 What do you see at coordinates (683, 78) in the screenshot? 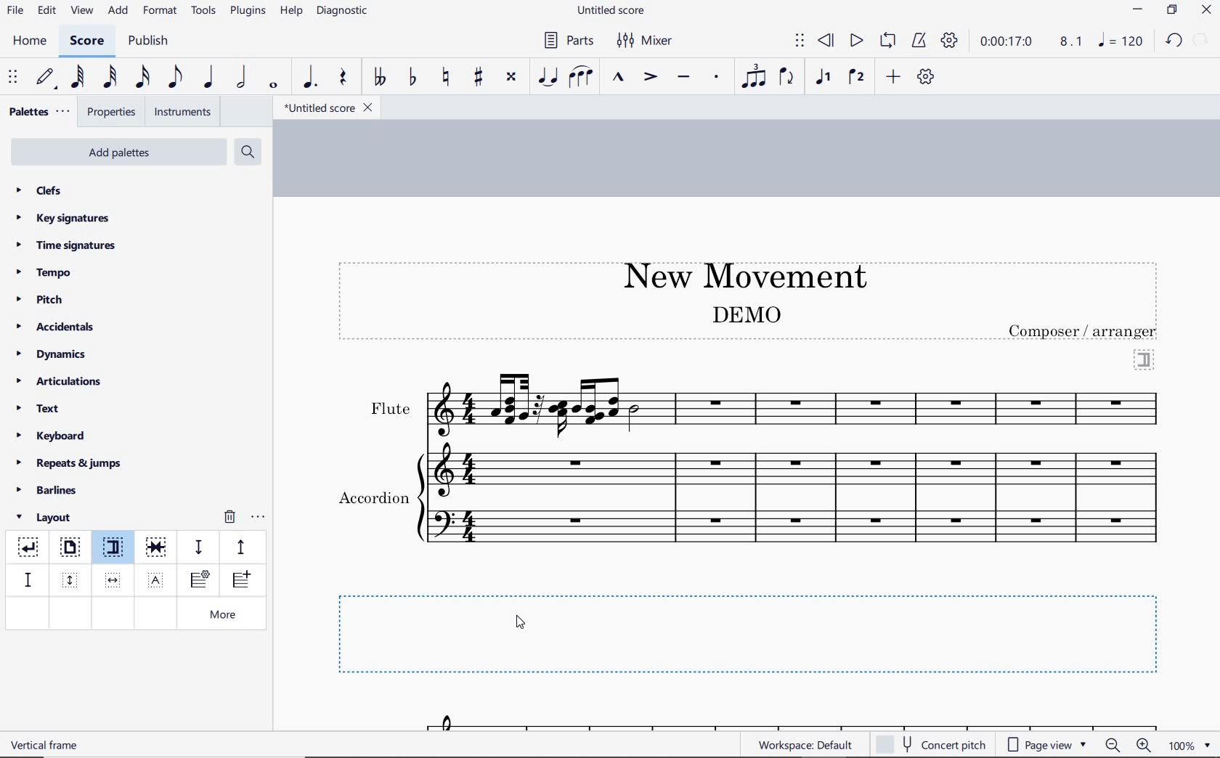
I see `tenuto` at bounding box center [683, 78].